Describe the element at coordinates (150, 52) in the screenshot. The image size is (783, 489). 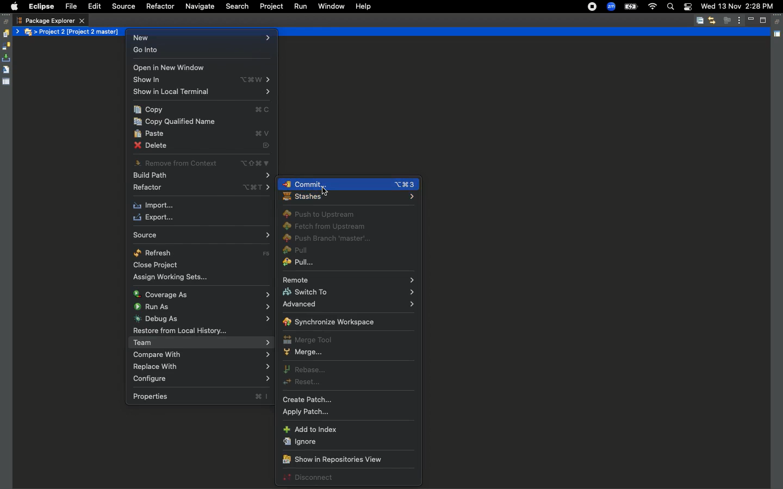
I see `Go into` at that location.